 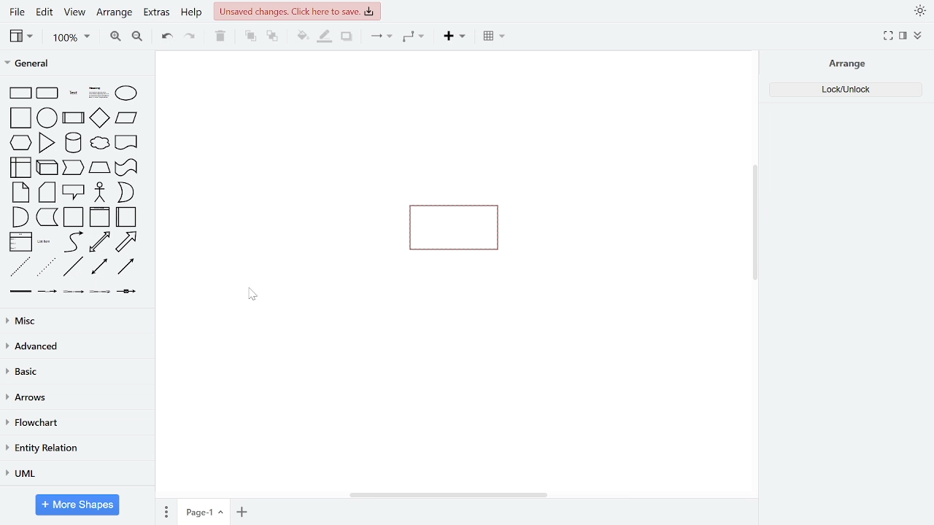 What do you see at coordinates (74, 168) in the screenshot?
I see `cube` at bounding box center [74, 168].